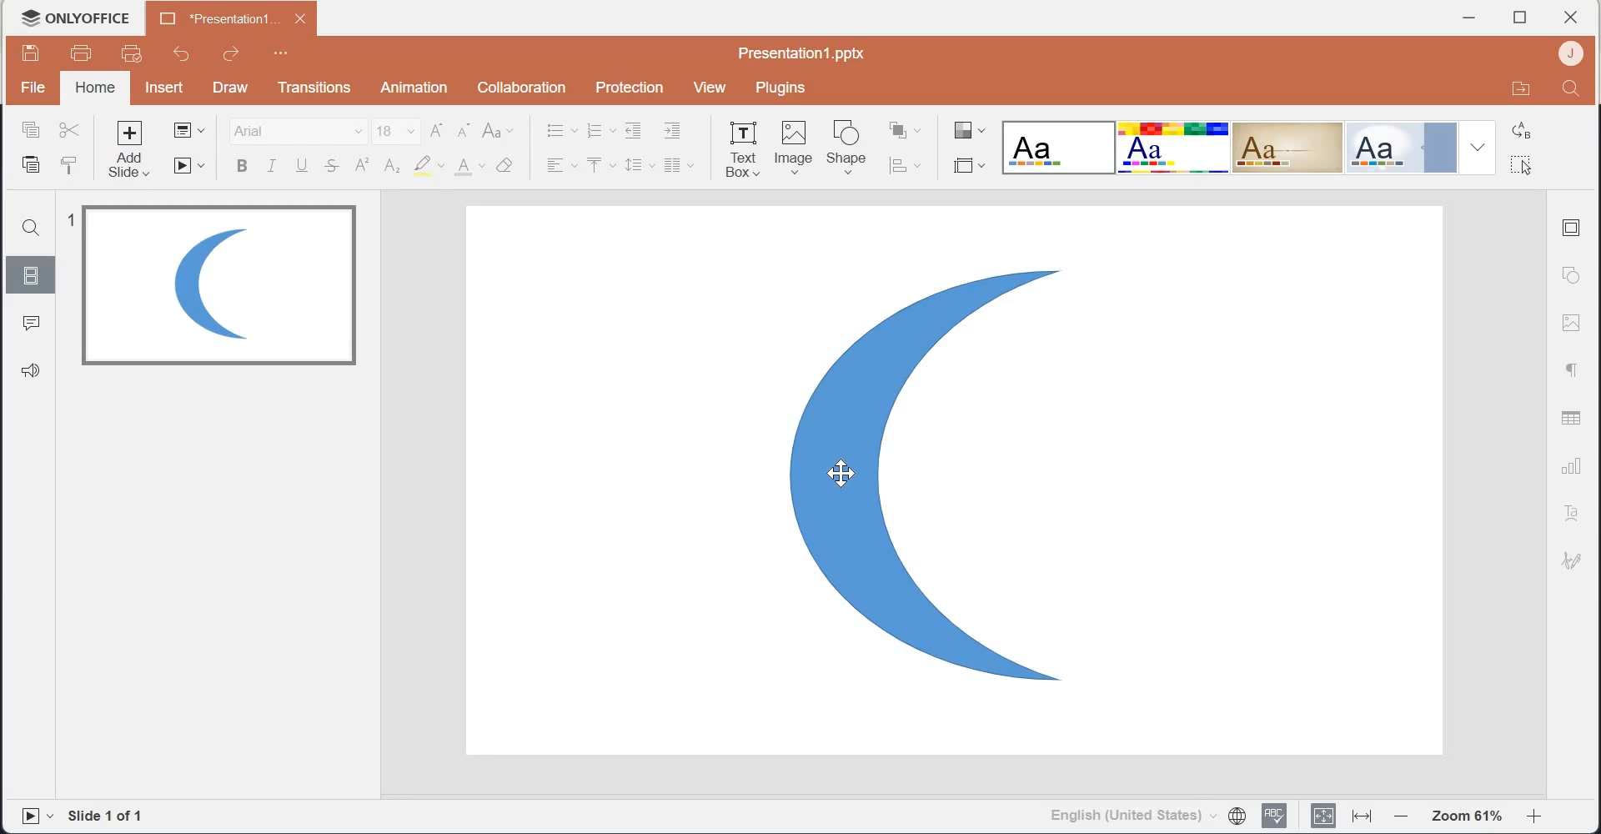  Describe the element at coordinates (228, 88) in the screenshot. I see `Draw` at that location.